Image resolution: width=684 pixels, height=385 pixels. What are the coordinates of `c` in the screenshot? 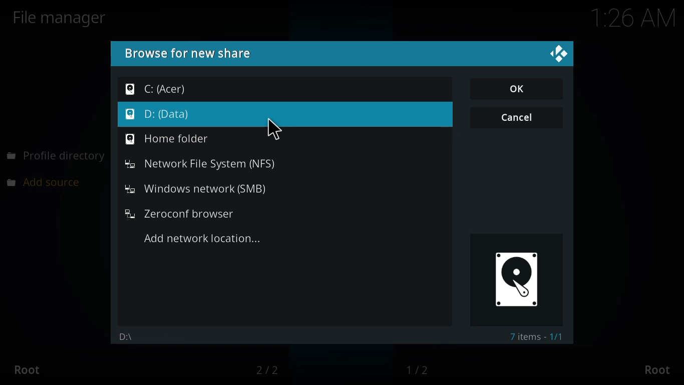 It's located at (156, 88).